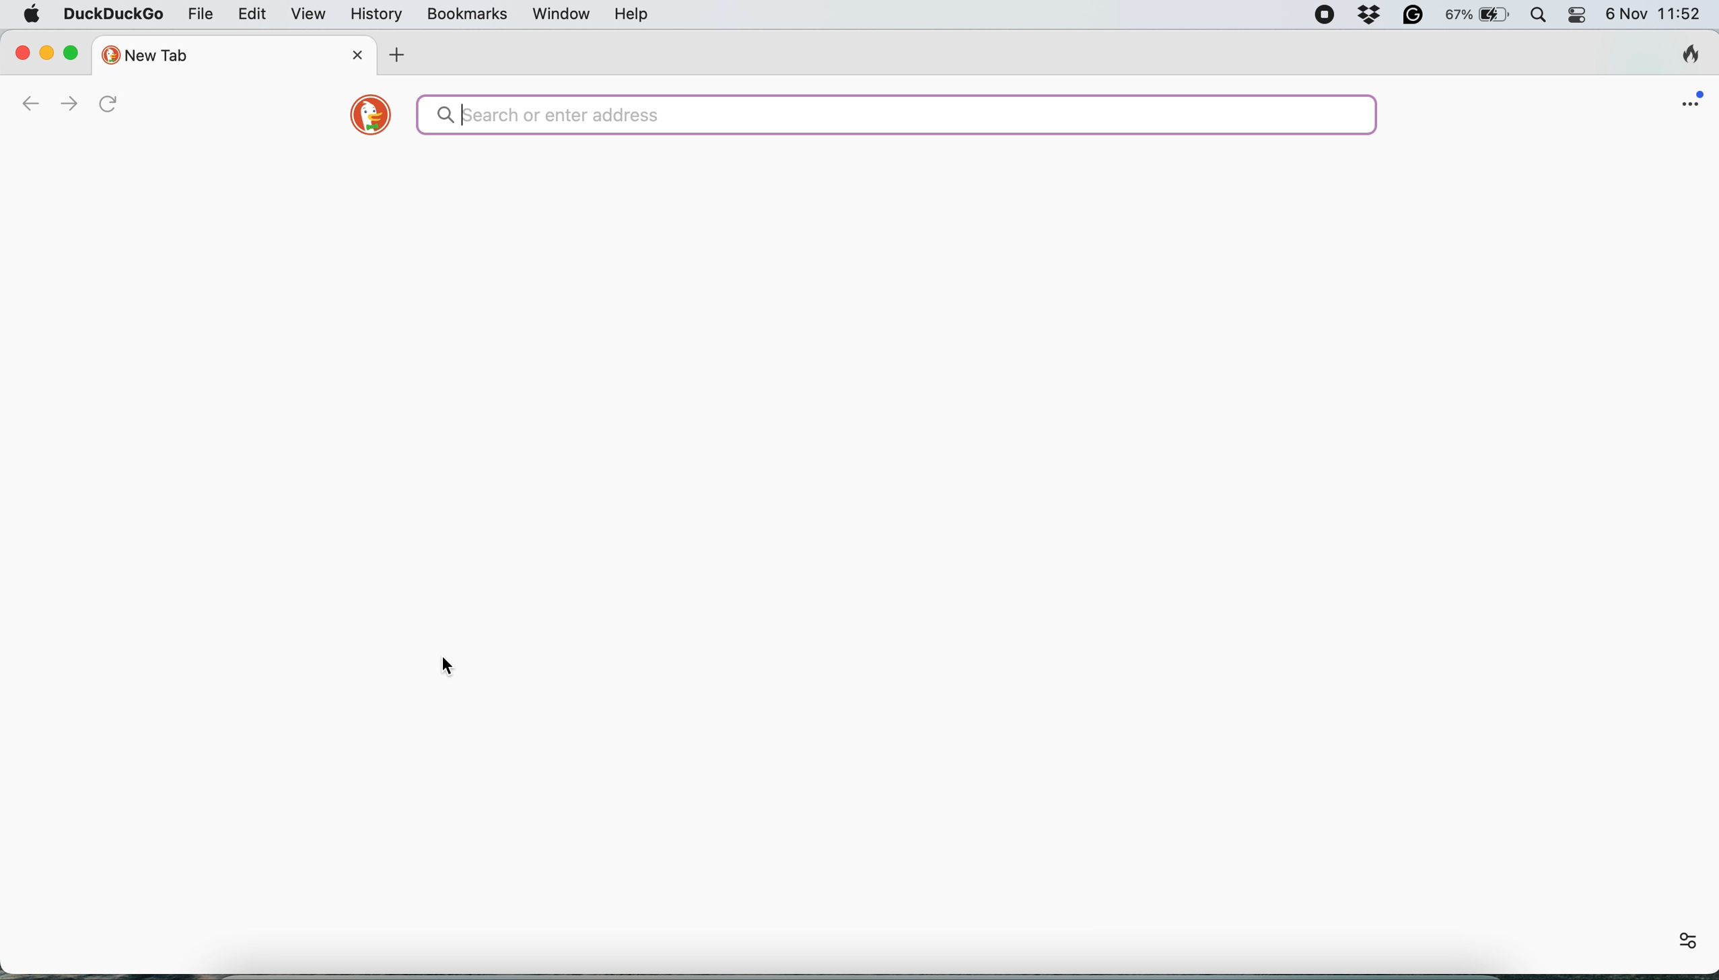  What do you see at coordinates (1657, 15) in the screenshot?
I see `6 Nov 11:52` at bounding box center [1657, 15].